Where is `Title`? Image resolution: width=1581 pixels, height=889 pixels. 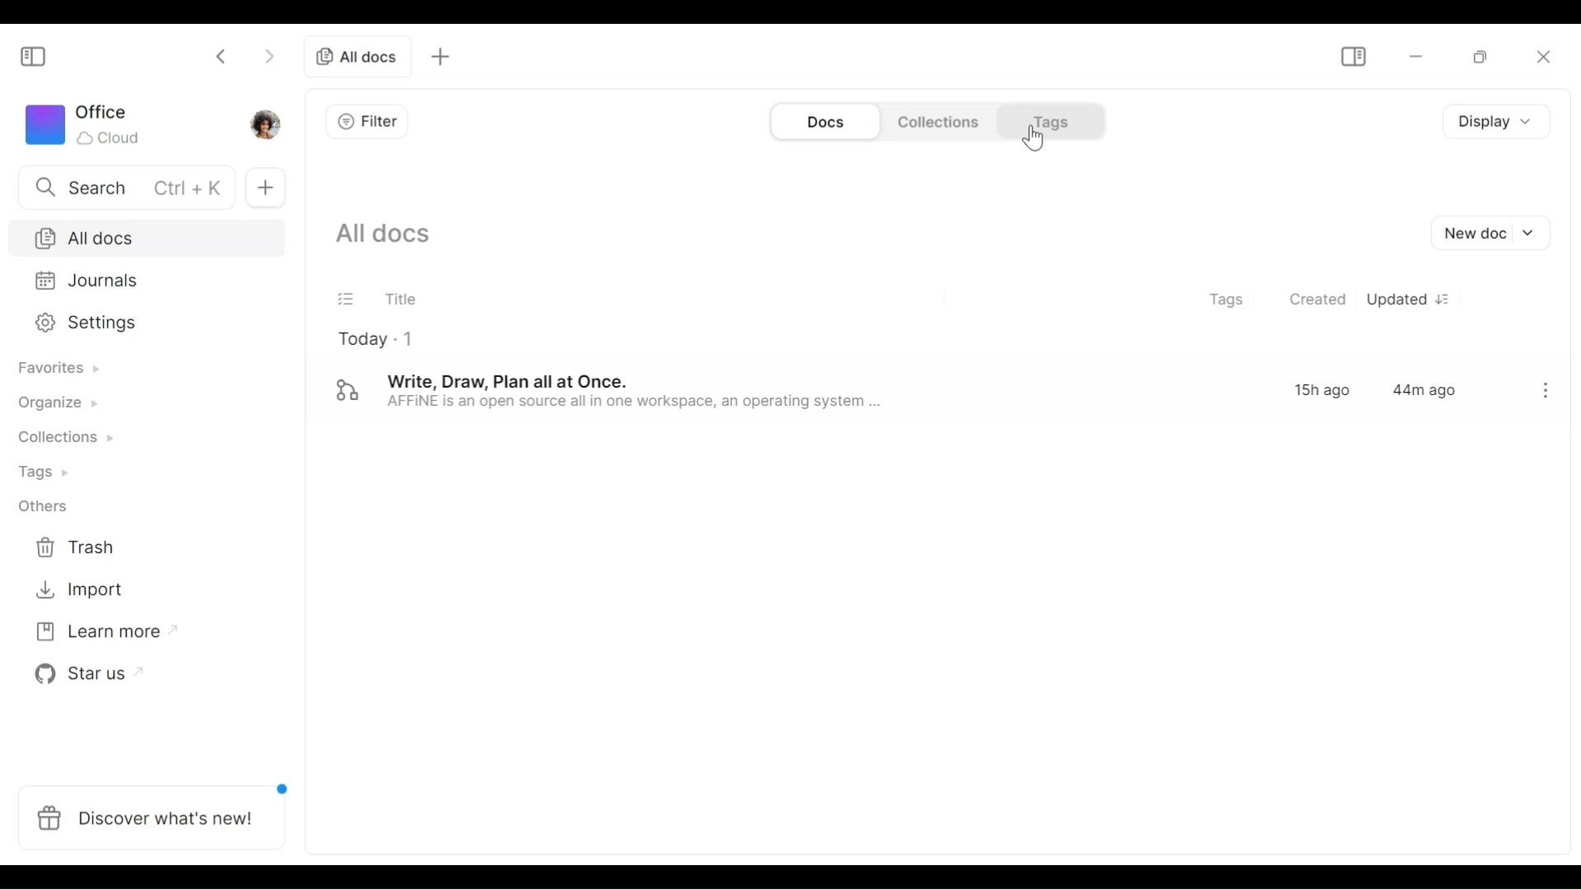 Title is located at coordinates (412, 299).